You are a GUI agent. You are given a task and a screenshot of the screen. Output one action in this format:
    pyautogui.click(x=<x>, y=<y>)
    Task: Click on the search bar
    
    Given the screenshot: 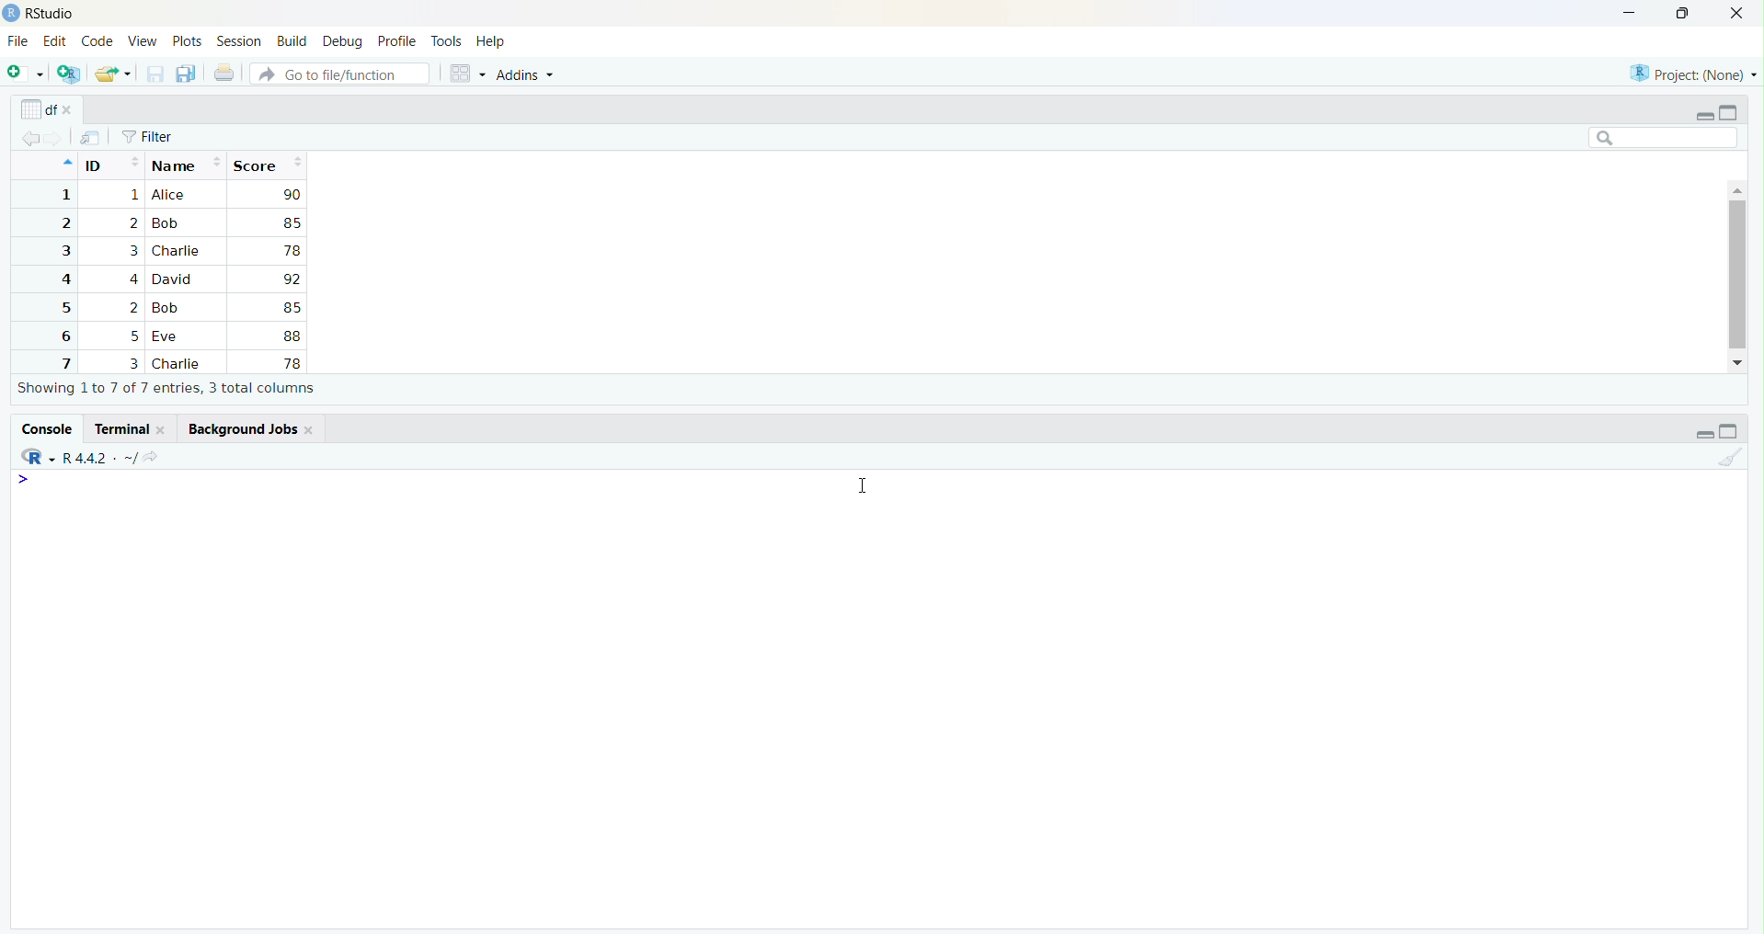 What is the action you would take?
    pyautogui.click(x=1664, y=137)
    